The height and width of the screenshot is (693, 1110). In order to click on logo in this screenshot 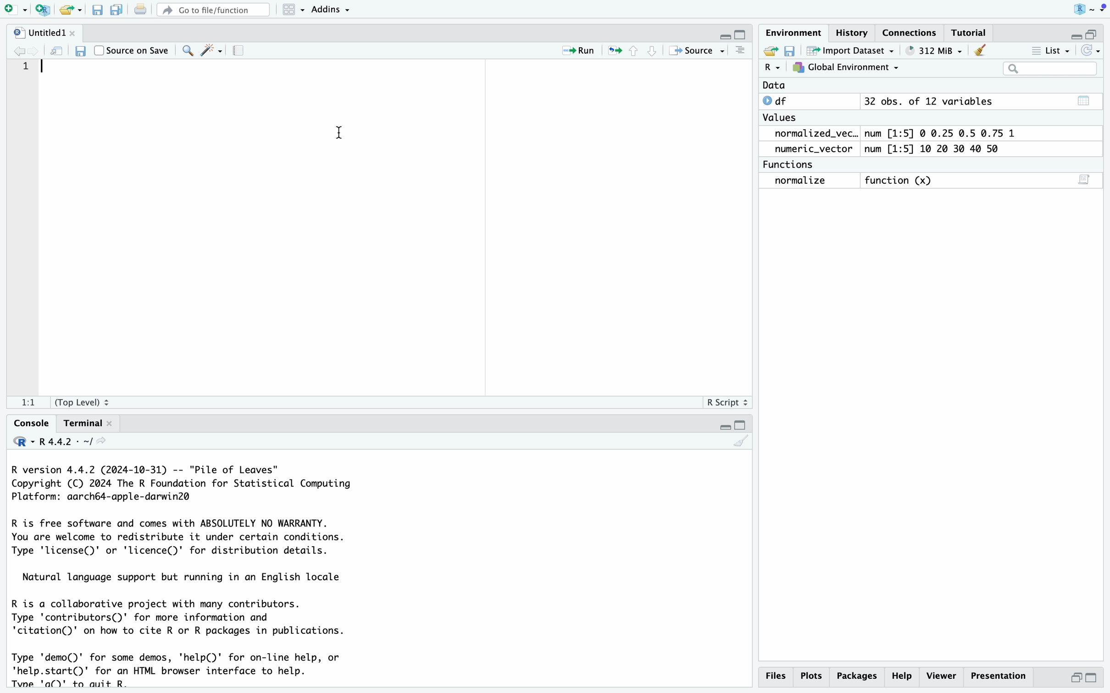, I will do `click(21, 10)`.